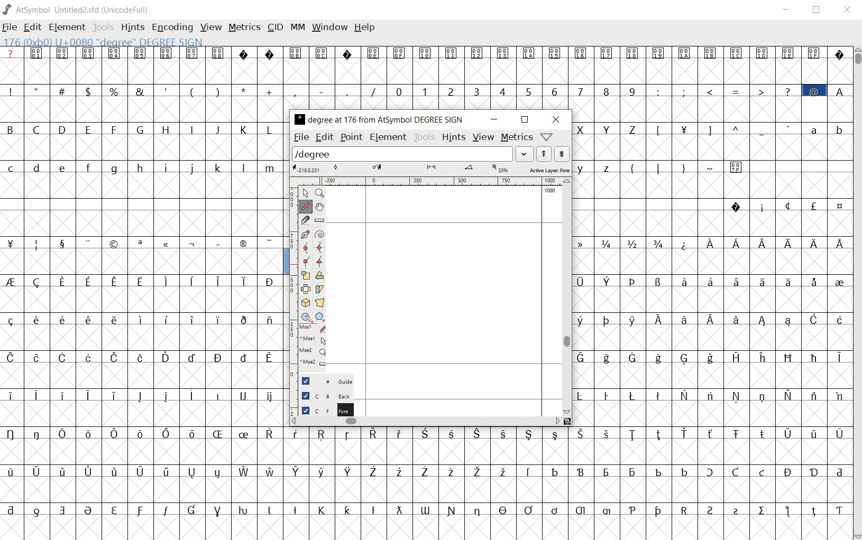 This screenshot has height=540, width=862. What do you see at coordinates (309, 320) in the screenshot?
I see `Cursor` at bounding box center [309, 320].